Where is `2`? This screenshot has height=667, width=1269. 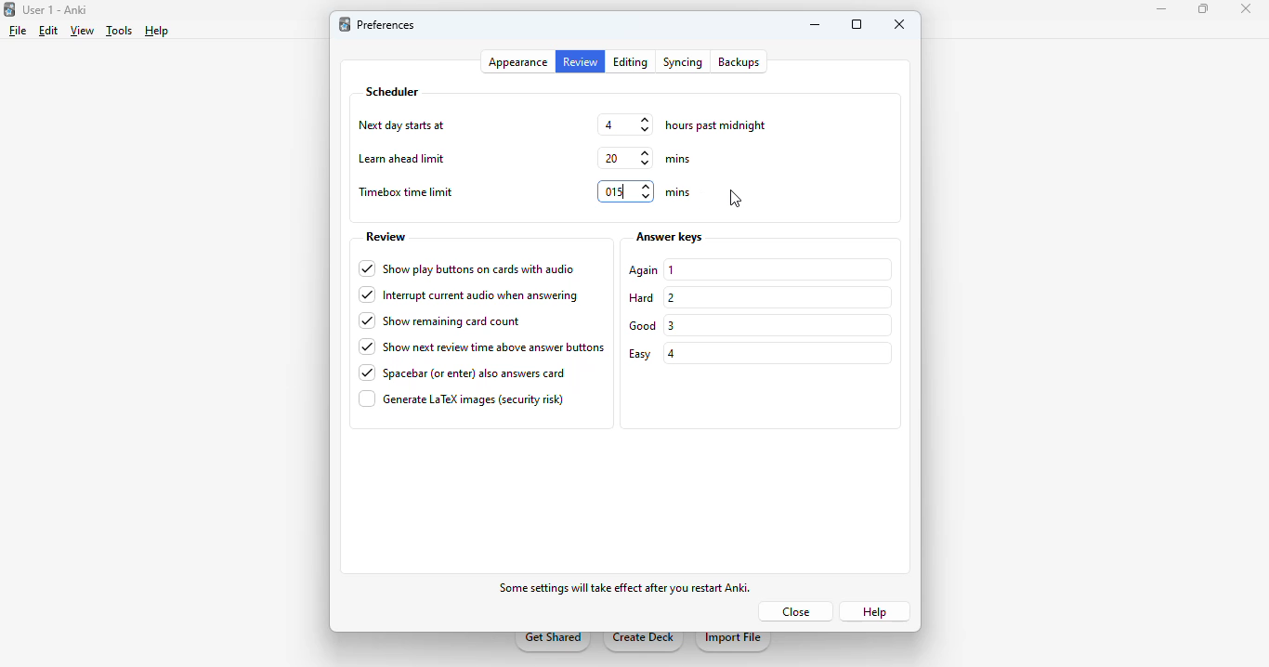 2 is located at coordinates (671, 297).